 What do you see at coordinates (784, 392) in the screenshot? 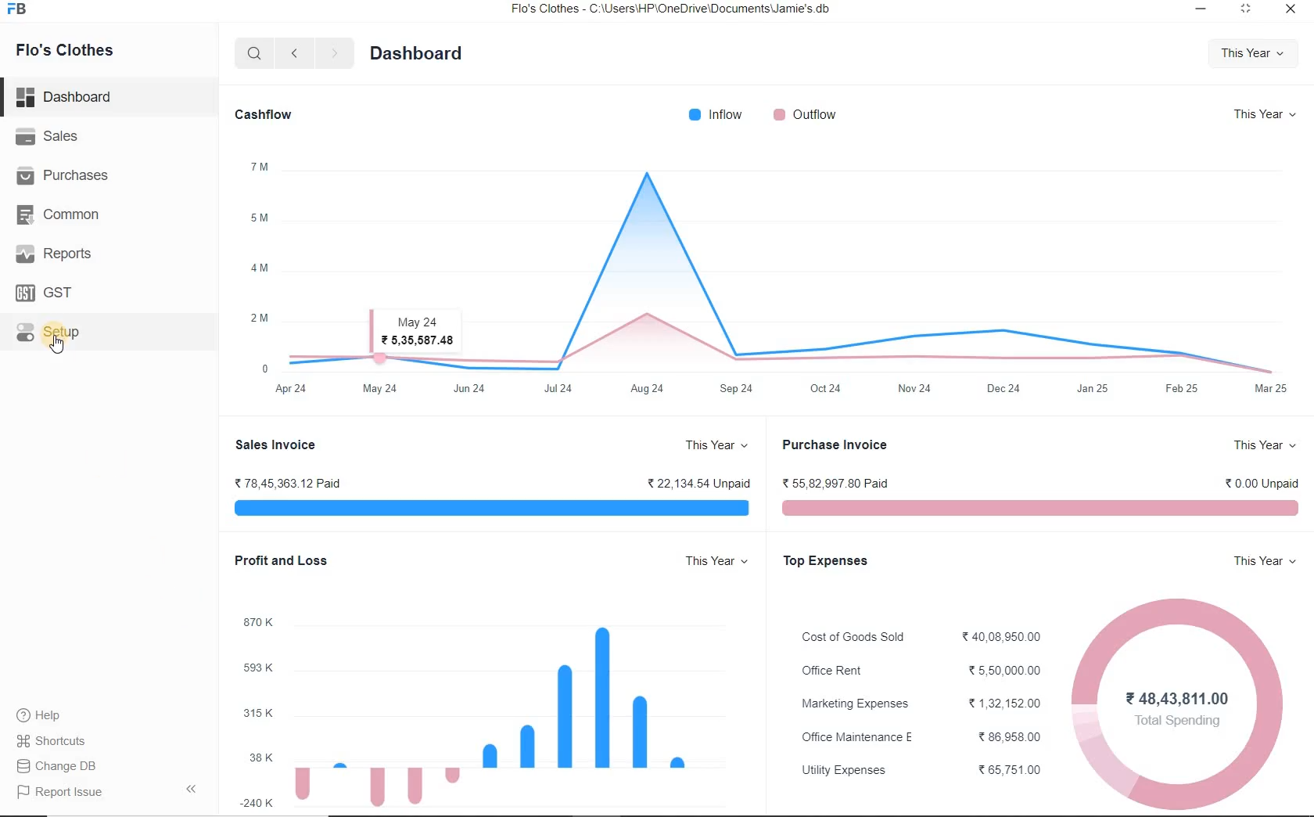
I see `x-axis label ` at bounding box center [784, 392].